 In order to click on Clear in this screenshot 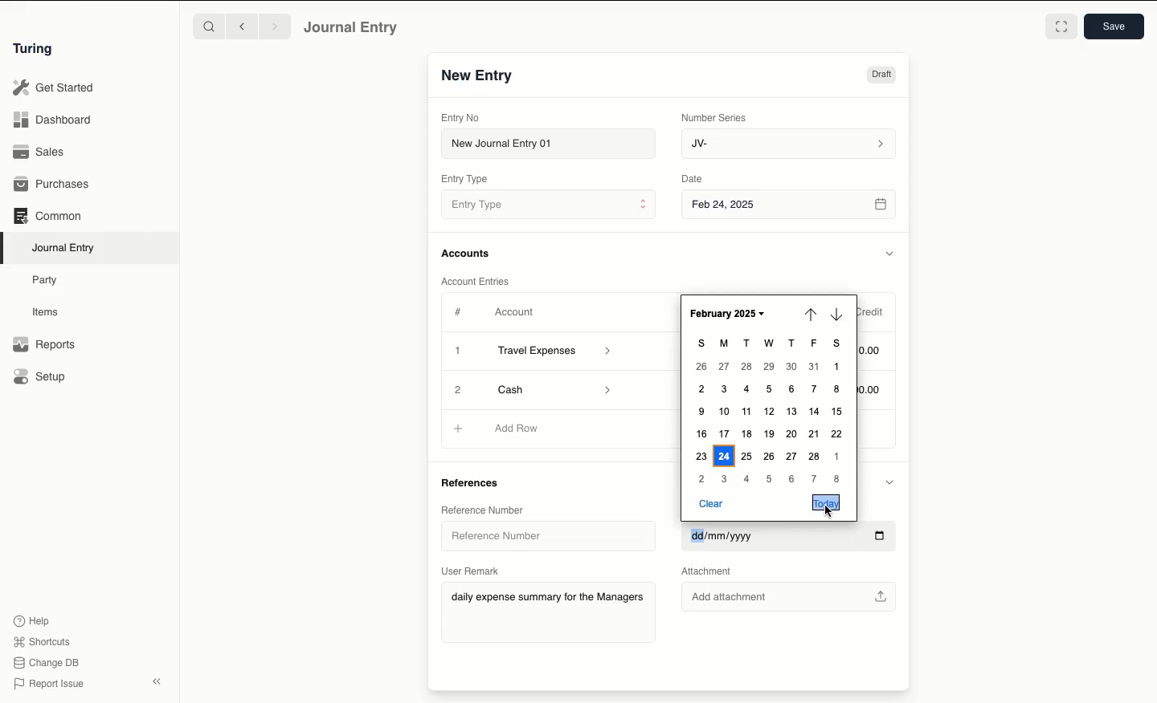, I will do `click(714, 503)`.